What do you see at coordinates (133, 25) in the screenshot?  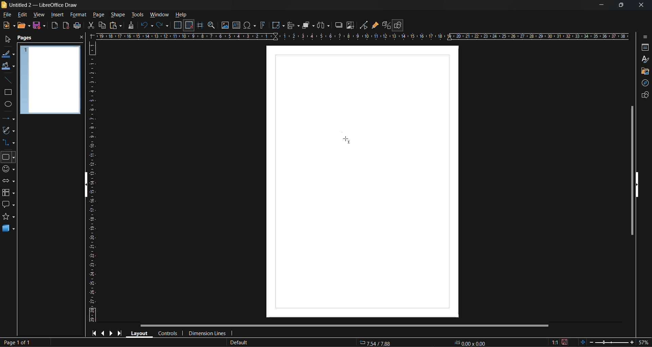 I see `clone formatting` at bounding box center [133, 25].